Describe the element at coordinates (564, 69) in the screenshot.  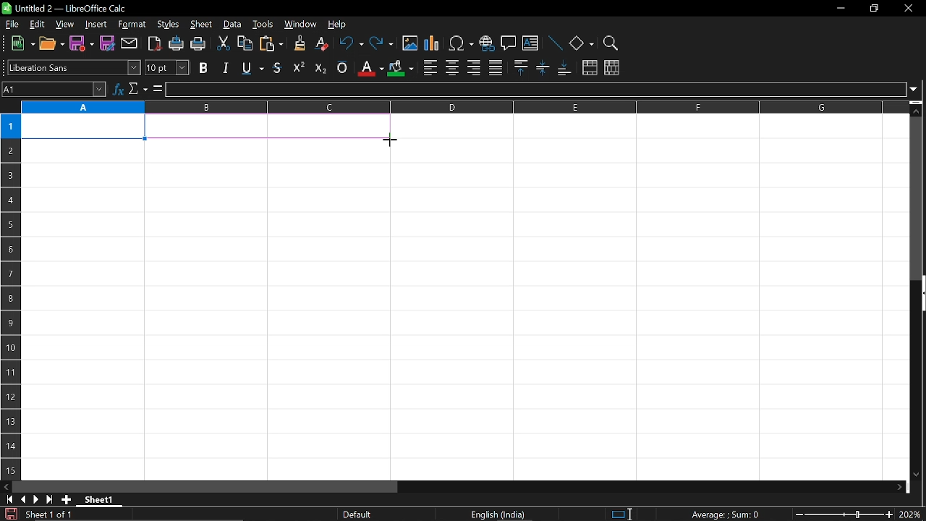
I see `align bottom` at that location.